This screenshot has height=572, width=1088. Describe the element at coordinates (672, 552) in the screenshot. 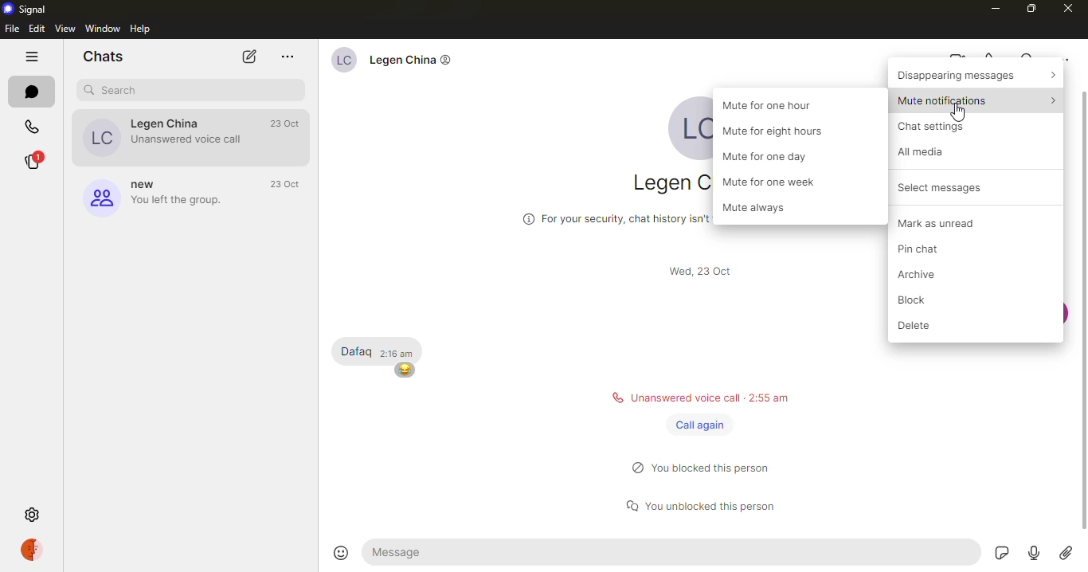

I see `message` at that location.